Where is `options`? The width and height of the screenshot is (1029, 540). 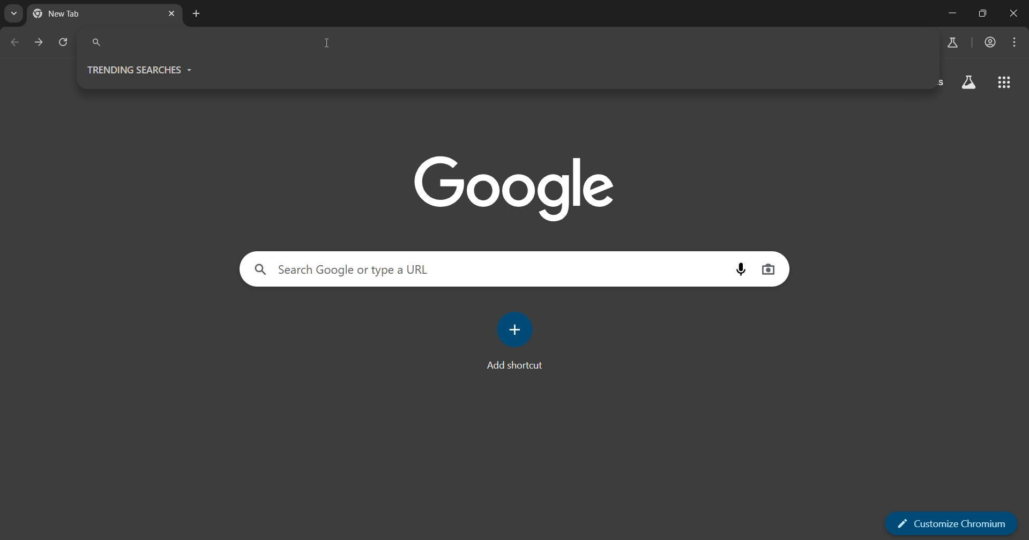
options is located at coordinates (1013, 42).